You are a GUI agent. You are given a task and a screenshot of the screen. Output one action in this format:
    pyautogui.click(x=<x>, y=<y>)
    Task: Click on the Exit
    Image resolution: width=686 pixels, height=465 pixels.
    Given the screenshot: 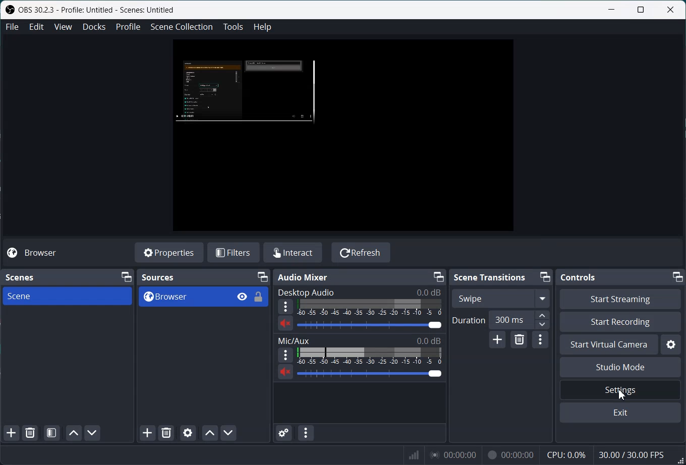 What is the action you would take?
    pyautogui.click(x=621, y=412)
    